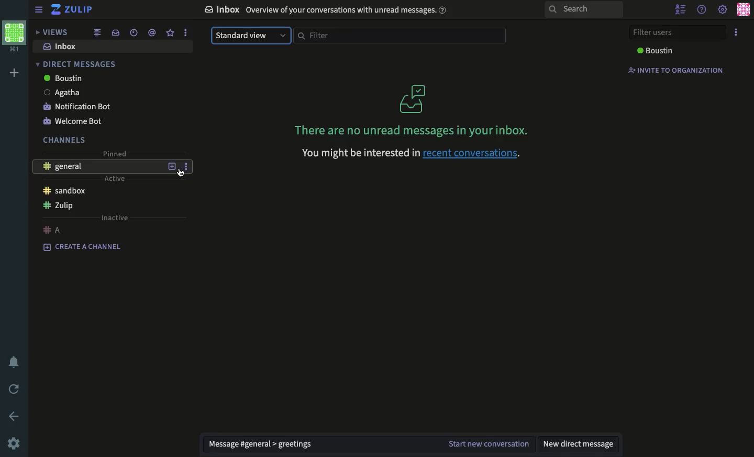  What do you see at coordinates (186, 33) in the screenshot?
I see `options` at bounding box center [186, 33].